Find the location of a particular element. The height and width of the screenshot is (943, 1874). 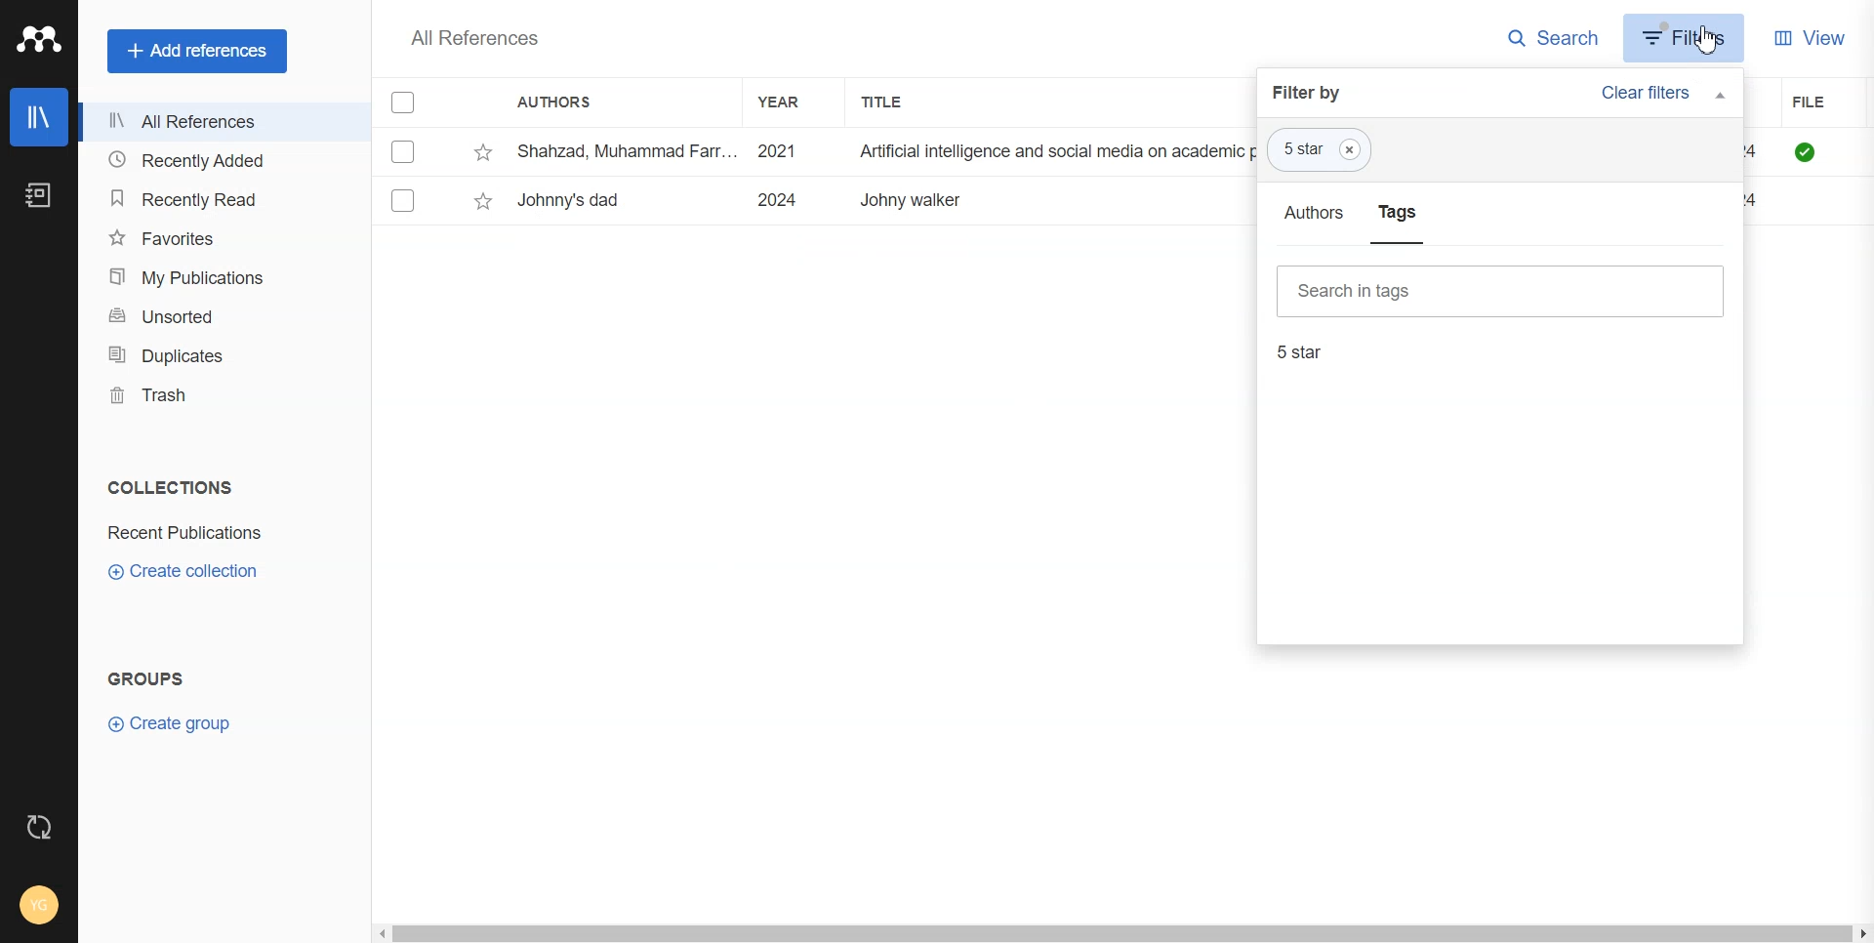

scroll right is located at coordinates (1862, 935).